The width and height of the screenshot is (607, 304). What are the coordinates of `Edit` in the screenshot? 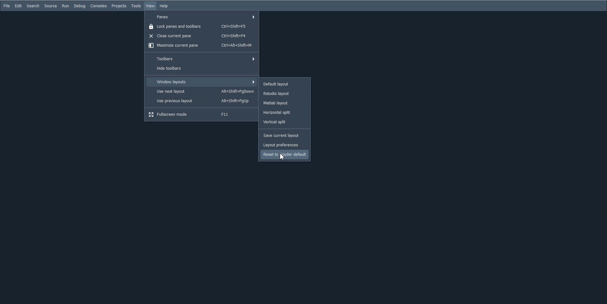 It's located at (18, 6).